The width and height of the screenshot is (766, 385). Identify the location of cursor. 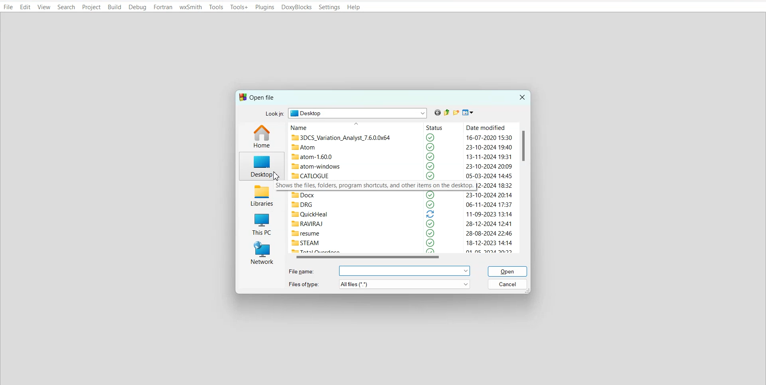
(278, 177).